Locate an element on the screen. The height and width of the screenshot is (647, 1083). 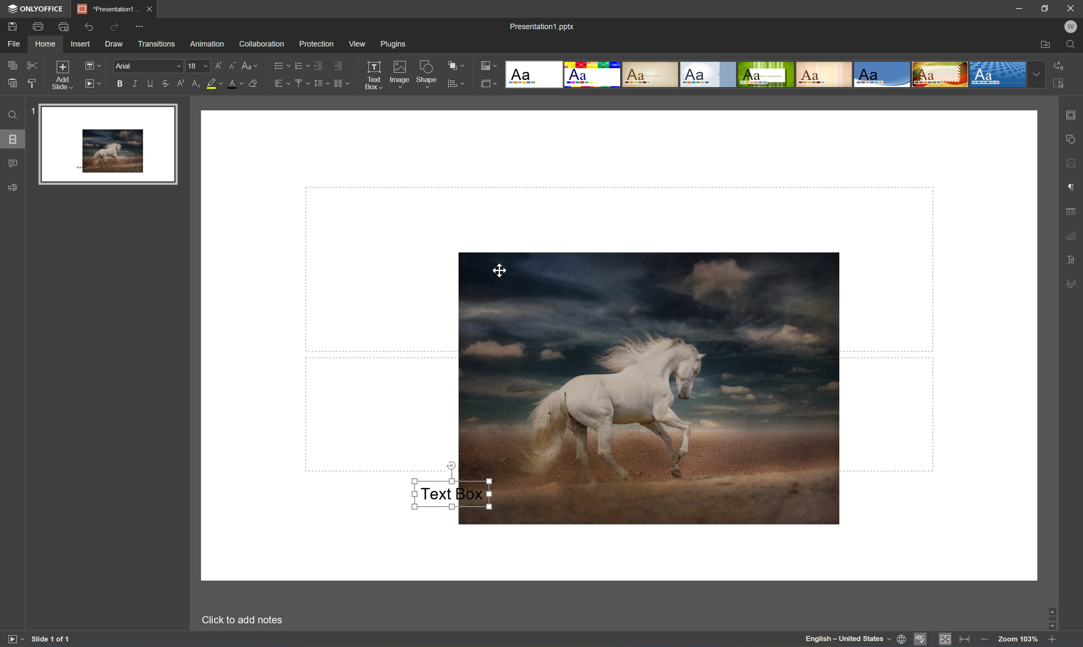
Chart settings is located at coordinates (1073, 236).